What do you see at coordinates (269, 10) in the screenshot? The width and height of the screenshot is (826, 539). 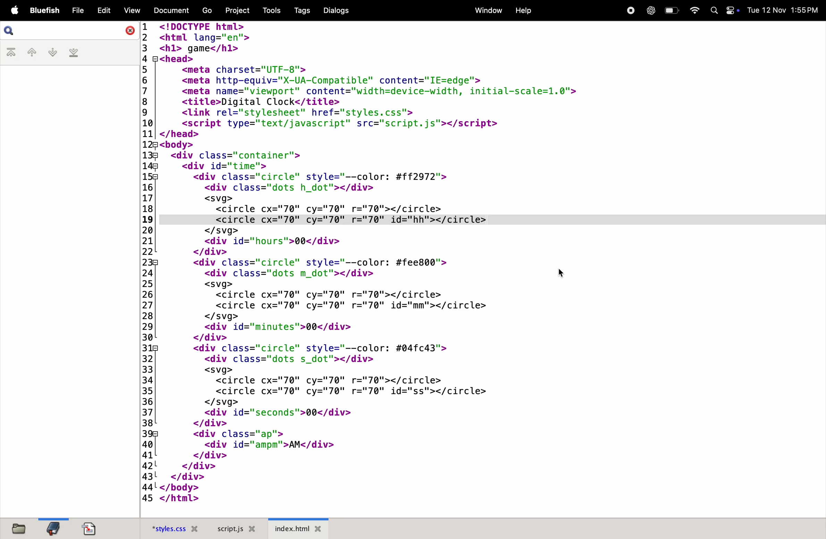 I see `tools` at bounding box center [269, 10].